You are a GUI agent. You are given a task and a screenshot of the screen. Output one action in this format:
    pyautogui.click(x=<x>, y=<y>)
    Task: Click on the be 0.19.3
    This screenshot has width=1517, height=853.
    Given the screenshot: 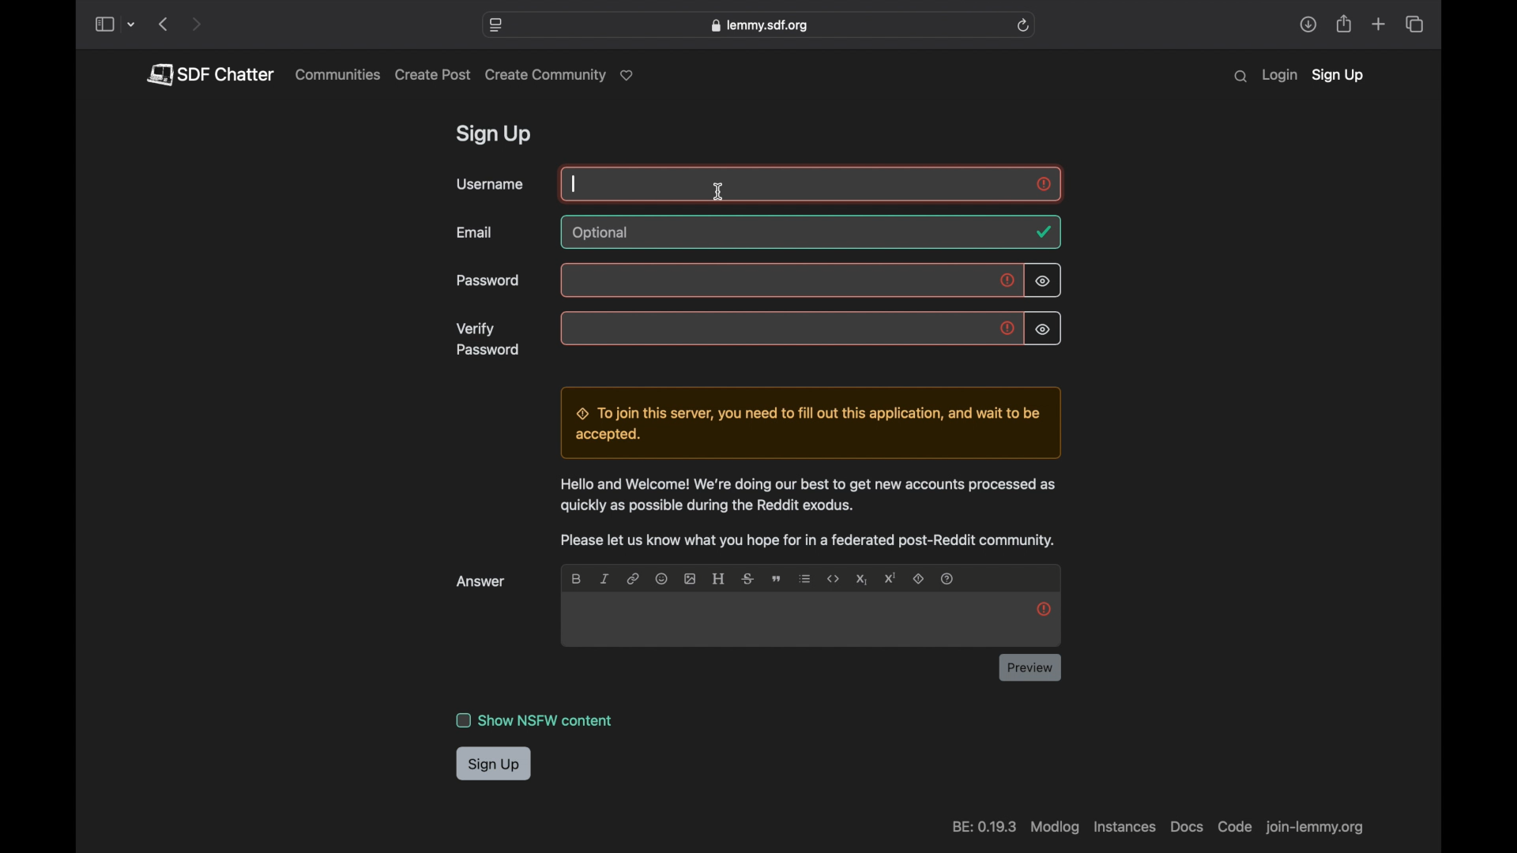 What is the action you would take?
    pyautogui.click(x=983, y=827)
    